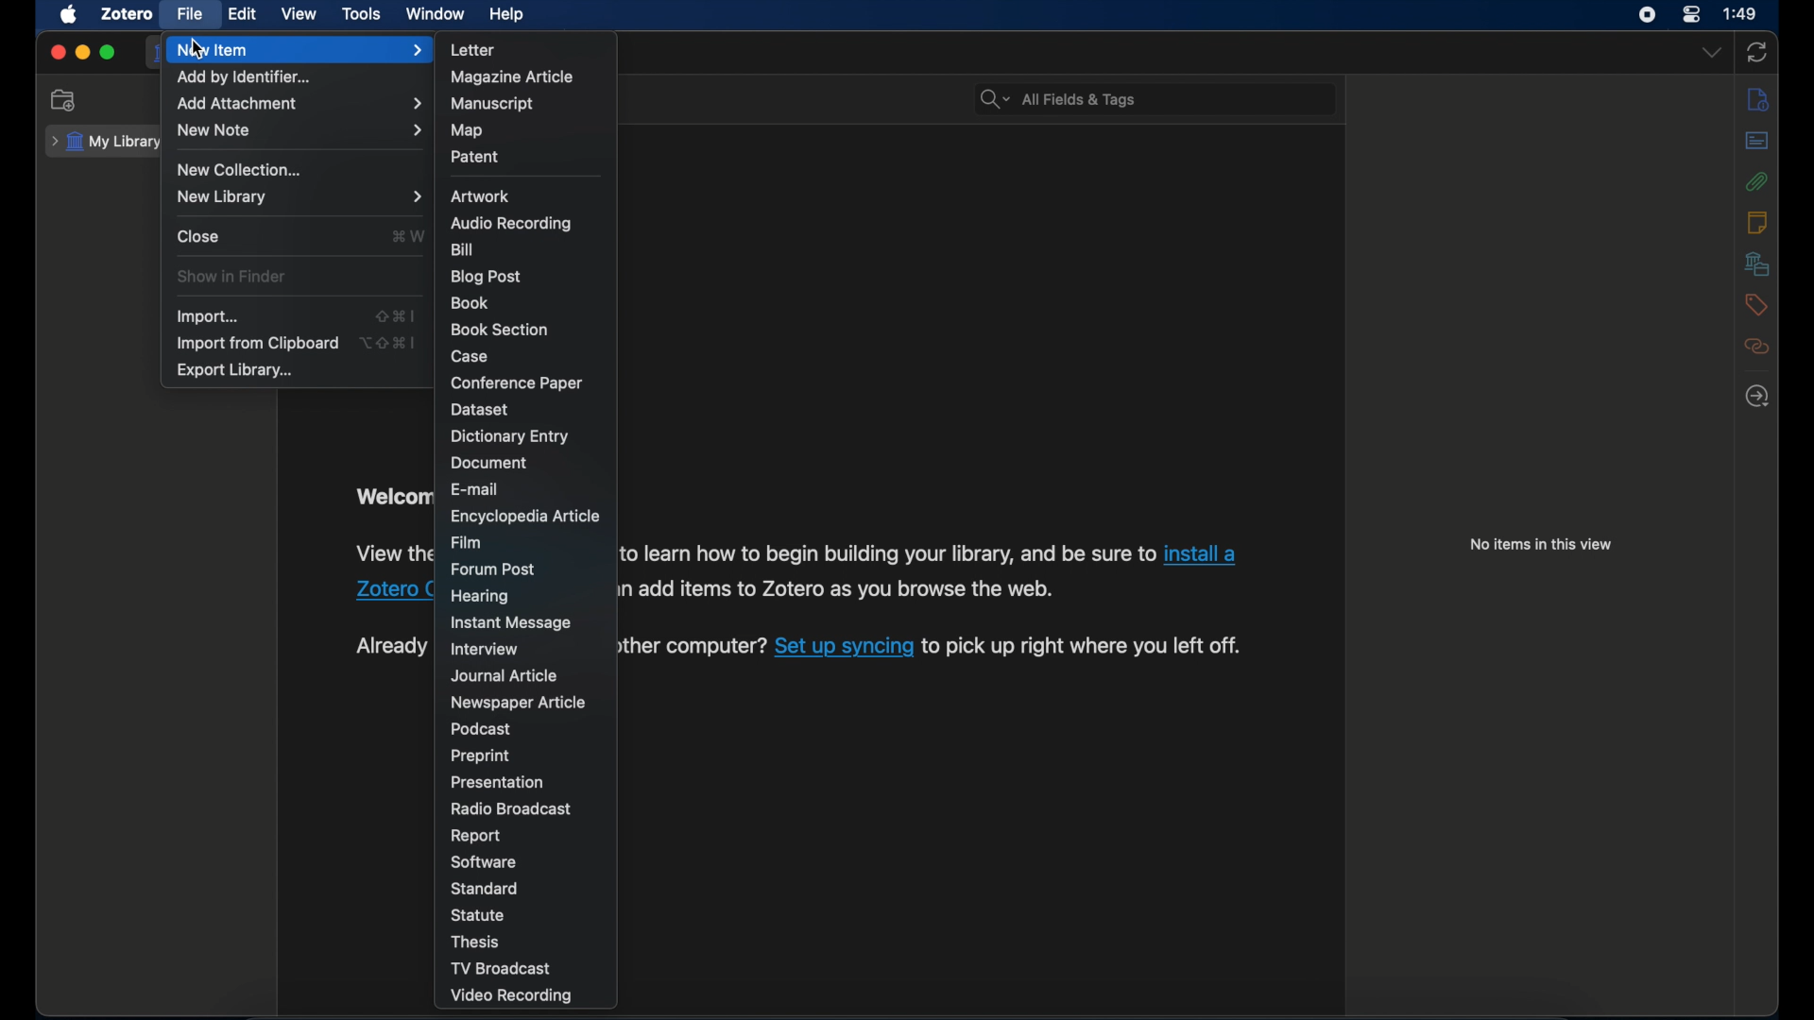 Image resolution: width=1814 pixels, height=1020 pixels. Describe the element at coordinates (478, 915) in the screenshot. I see `statue` at that location.